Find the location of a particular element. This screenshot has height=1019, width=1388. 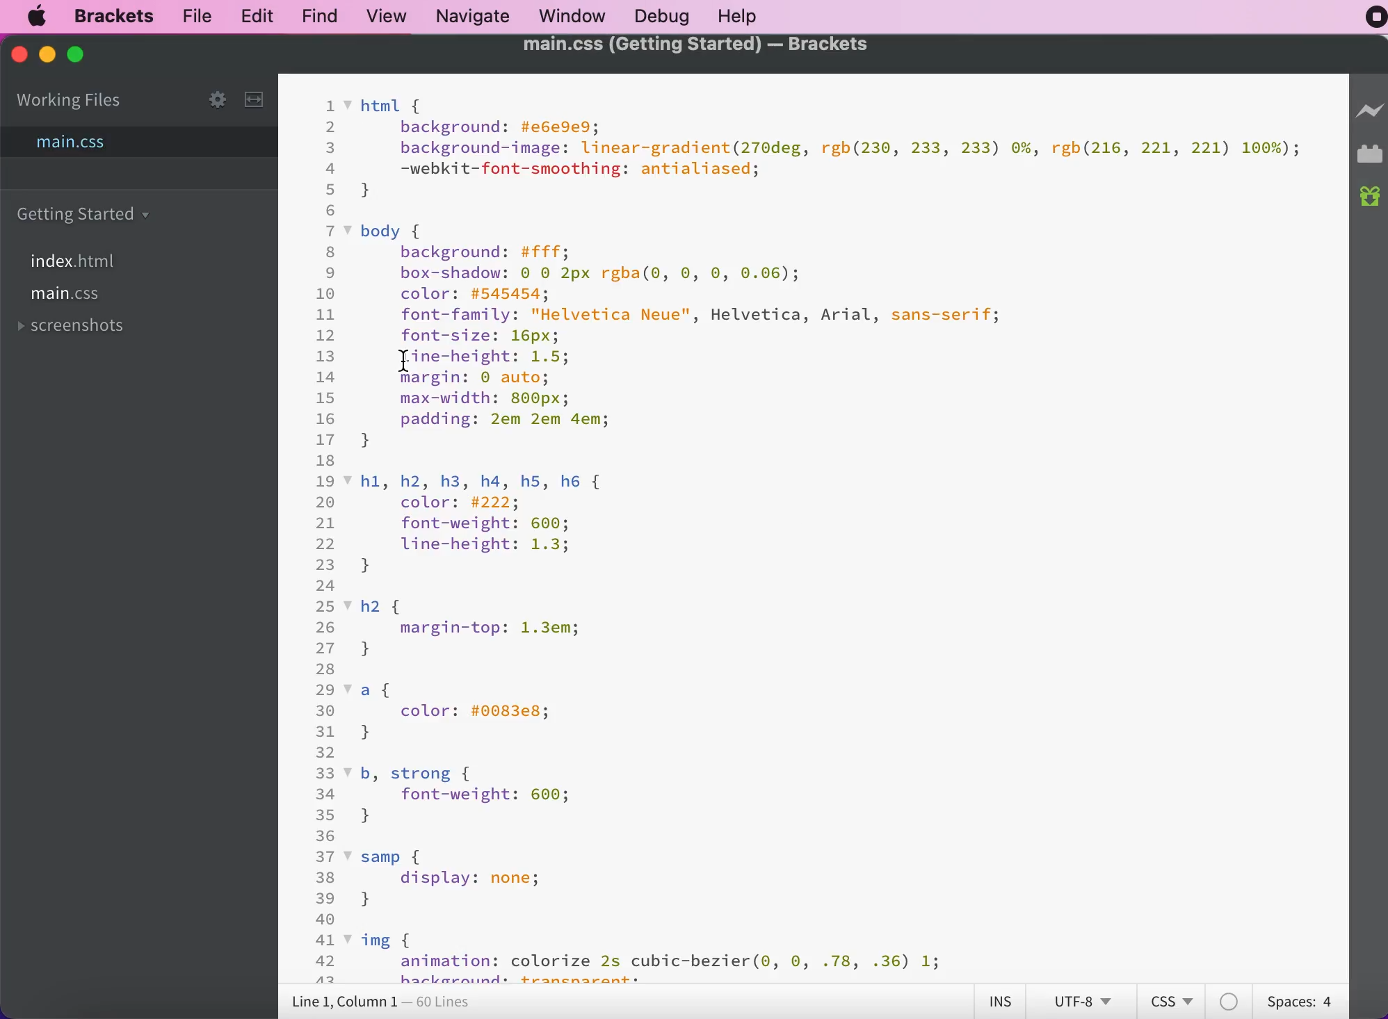

1 is located at coordinates (330, 106).